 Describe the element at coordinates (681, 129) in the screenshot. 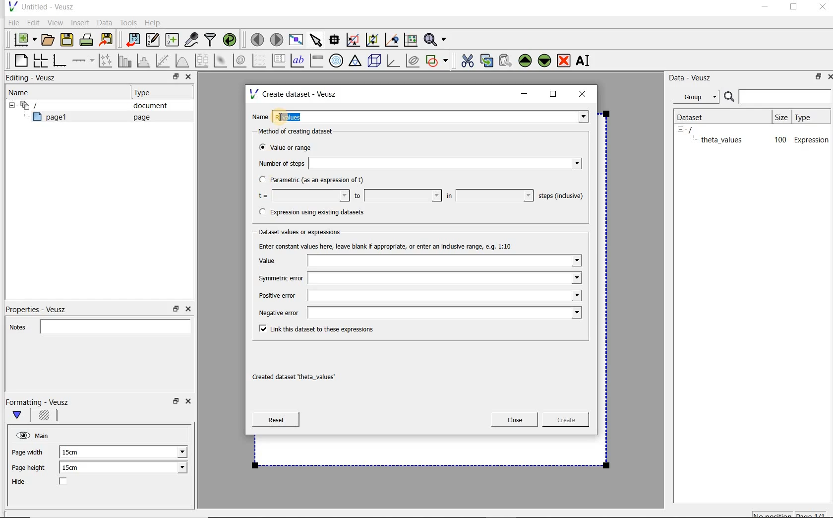

I see `hide sub menu` at that location.